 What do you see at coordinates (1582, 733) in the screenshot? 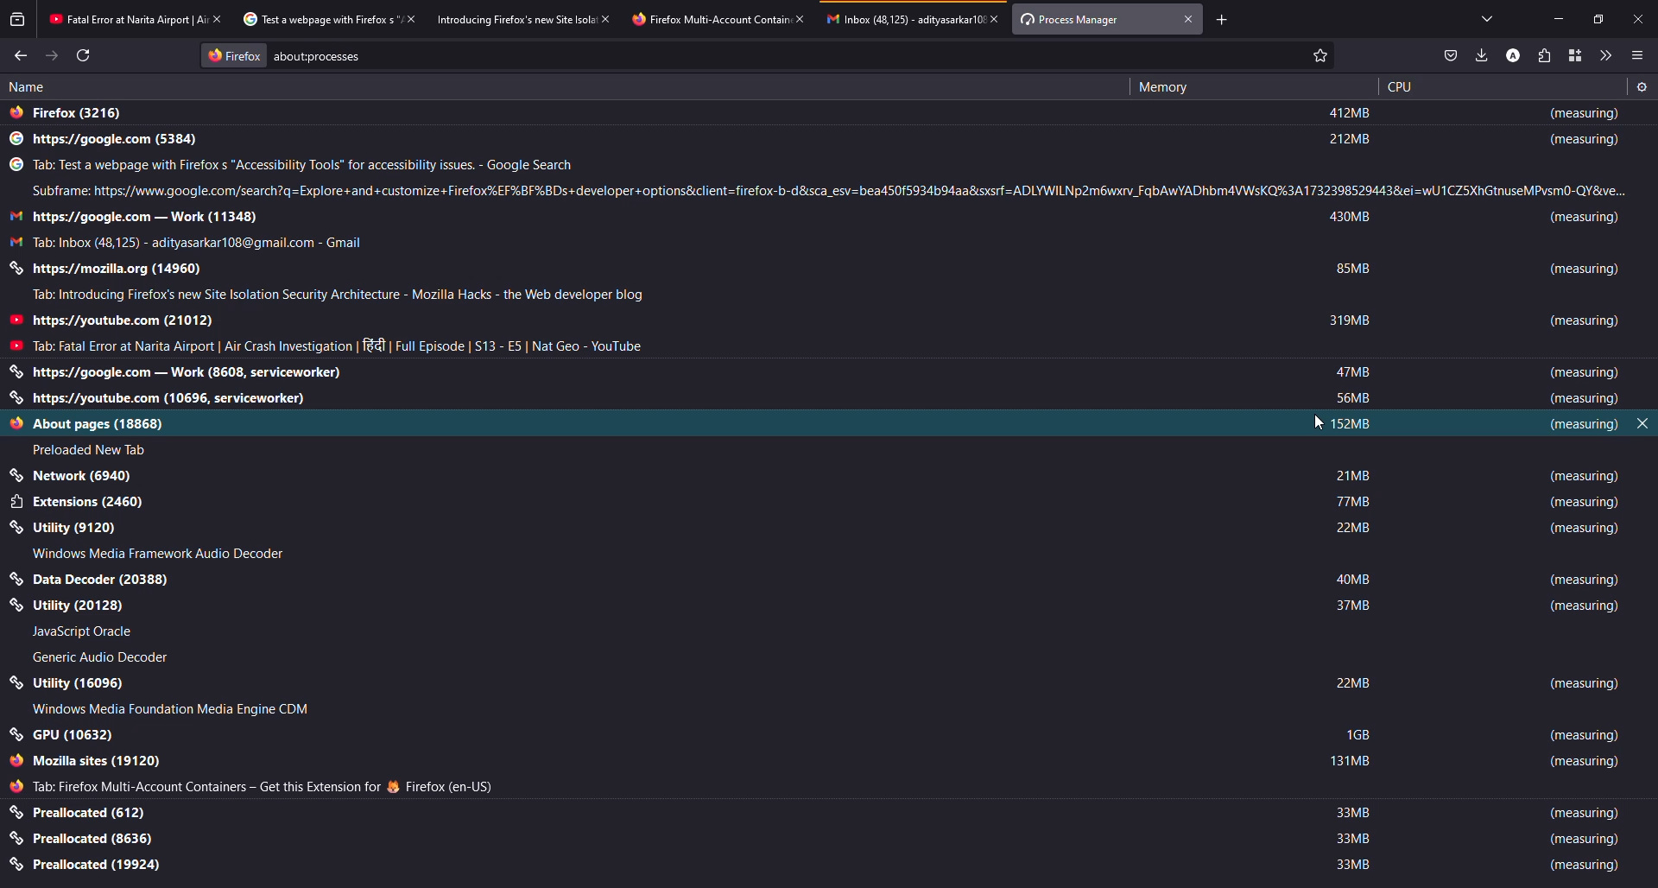
I see `measuring` at bounding box center [1582, 733].